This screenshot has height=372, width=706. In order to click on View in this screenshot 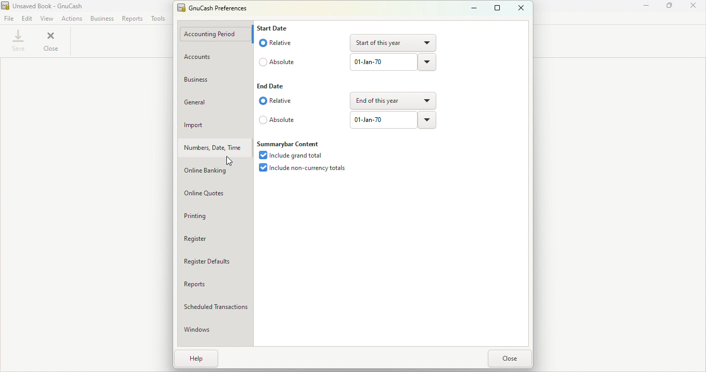, I will do `click(48, 18)`.